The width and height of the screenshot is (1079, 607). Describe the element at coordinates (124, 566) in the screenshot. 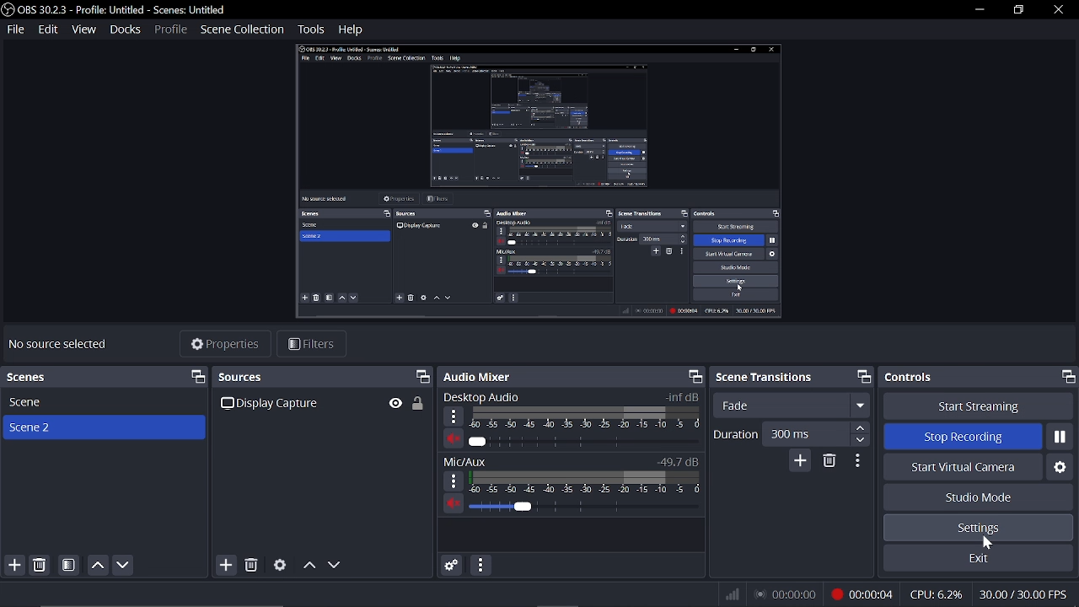

I see `move scene down` at that location.